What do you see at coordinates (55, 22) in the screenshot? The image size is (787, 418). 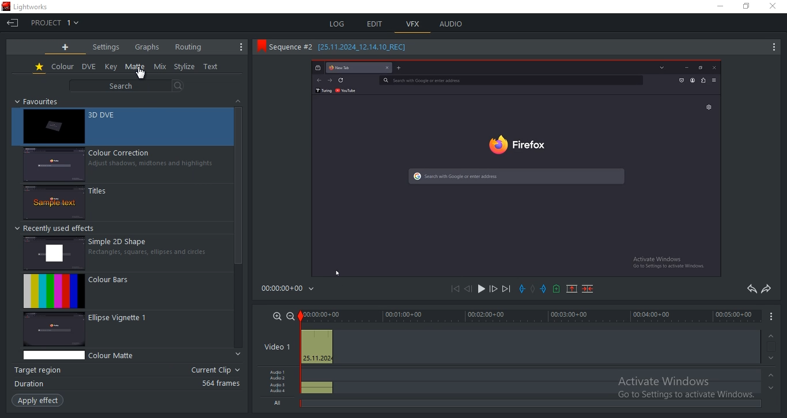 I see `project 1` at bounding box center [55, 22].